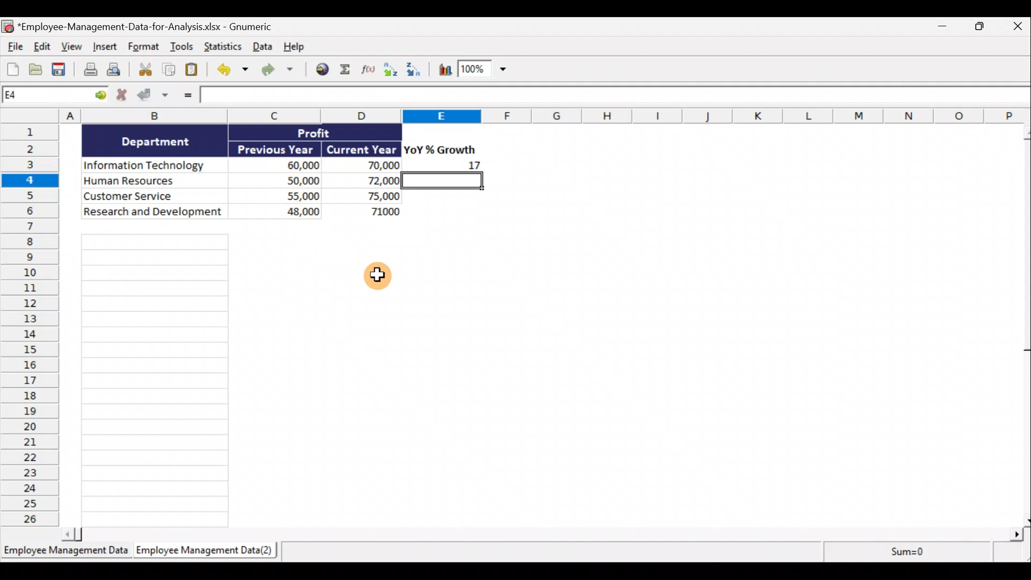 The height and width of the screenshot is (580, 1031). Describe the element at coordinates (64, 551) in the screenshot. I see `Sheet 1` at that location.